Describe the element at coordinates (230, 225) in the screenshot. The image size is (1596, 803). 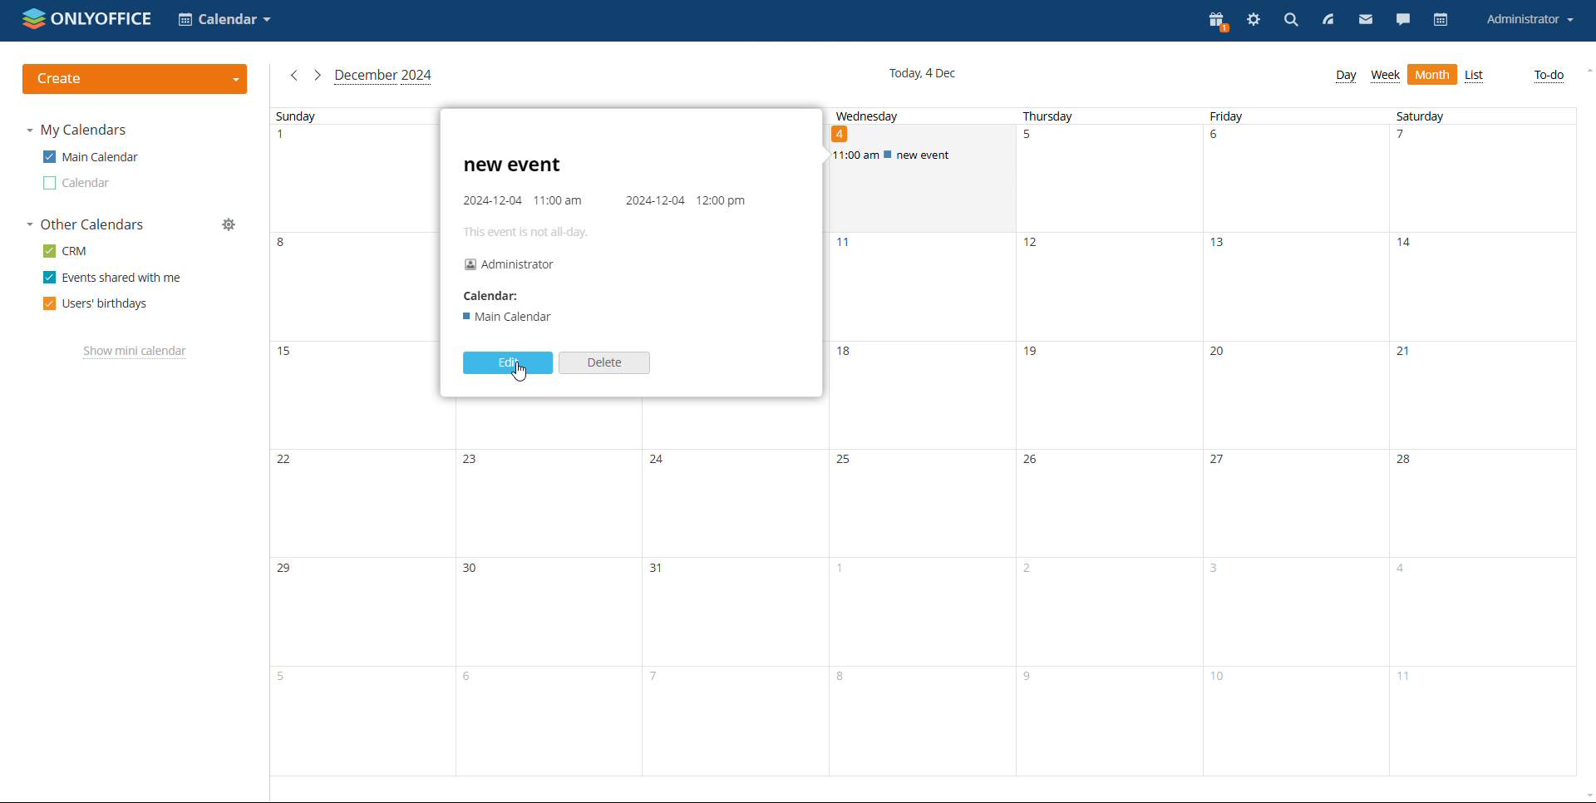
I see `manage` at that location.